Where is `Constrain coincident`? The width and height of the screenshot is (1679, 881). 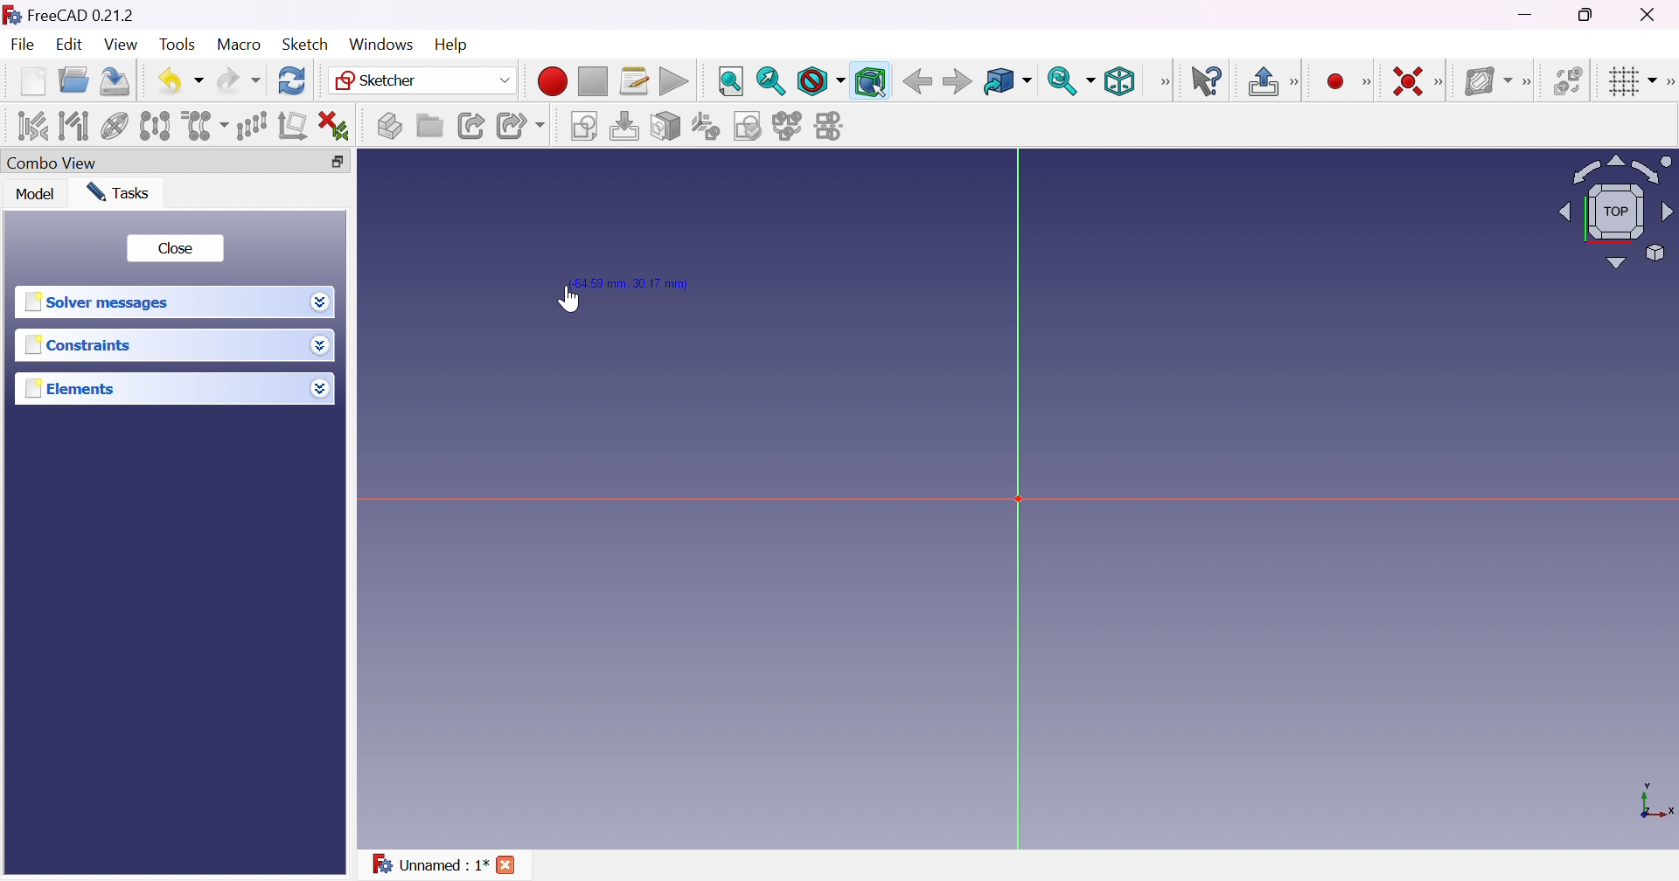
Constrain coincident is located at coordinates (1411, 81).